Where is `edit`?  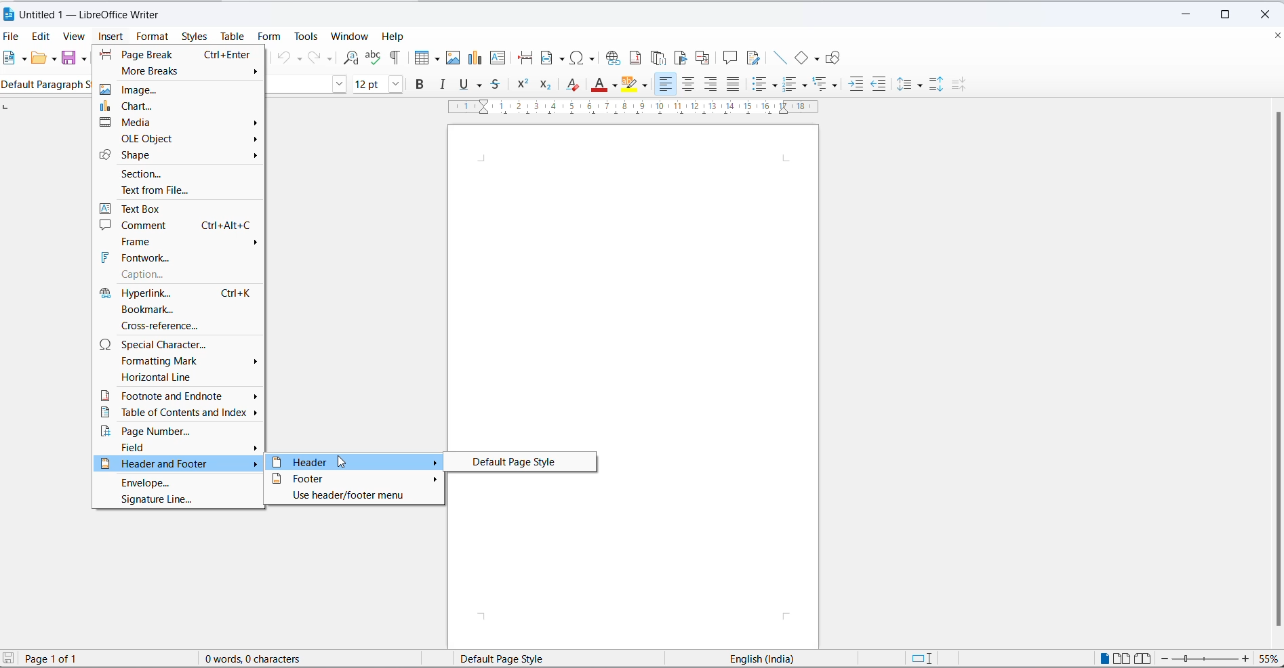 edit is located at coordinates (41, 36).